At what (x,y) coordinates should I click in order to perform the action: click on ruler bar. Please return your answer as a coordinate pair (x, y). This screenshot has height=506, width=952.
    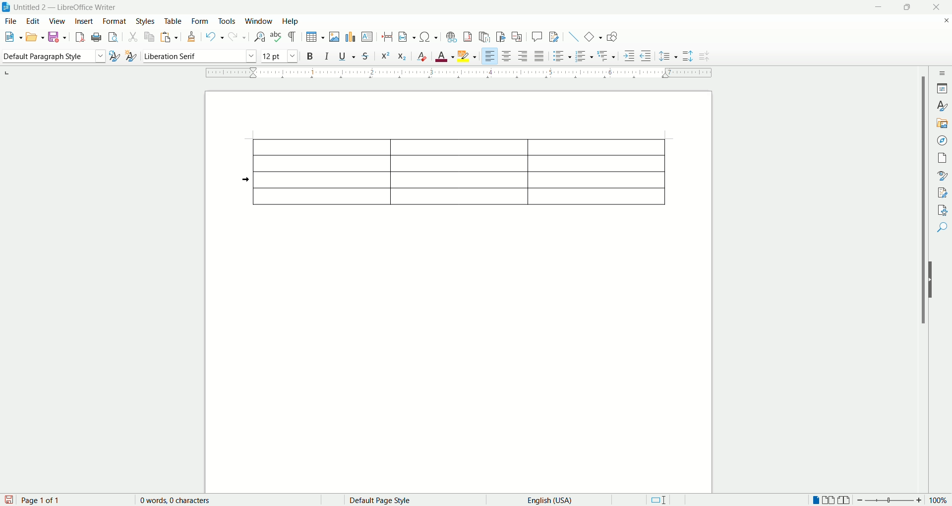
    Looking at the image, I should click on (465, 74).